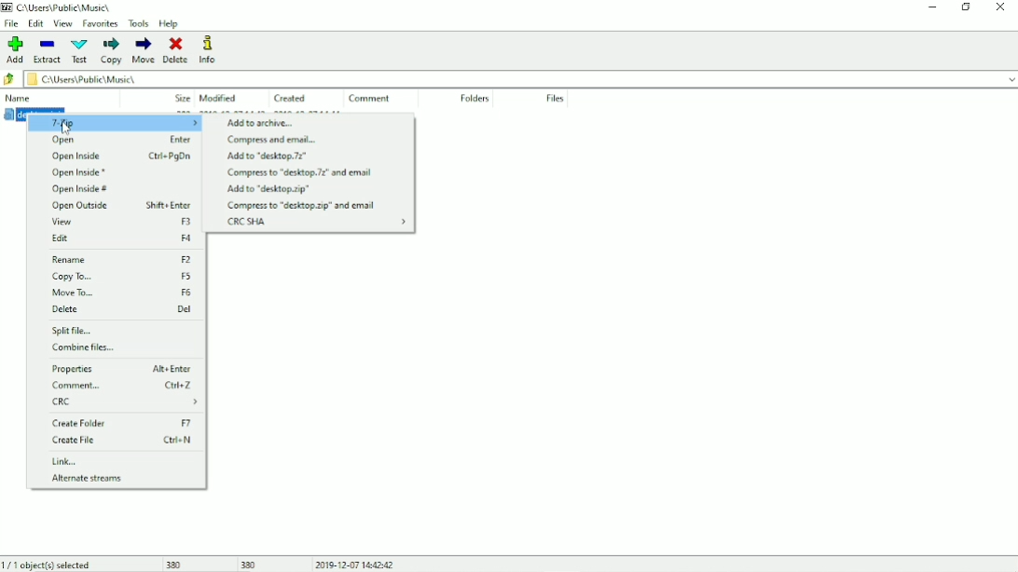  I want to click on Compress to "desktop.zip" and email, so click(305, 206).